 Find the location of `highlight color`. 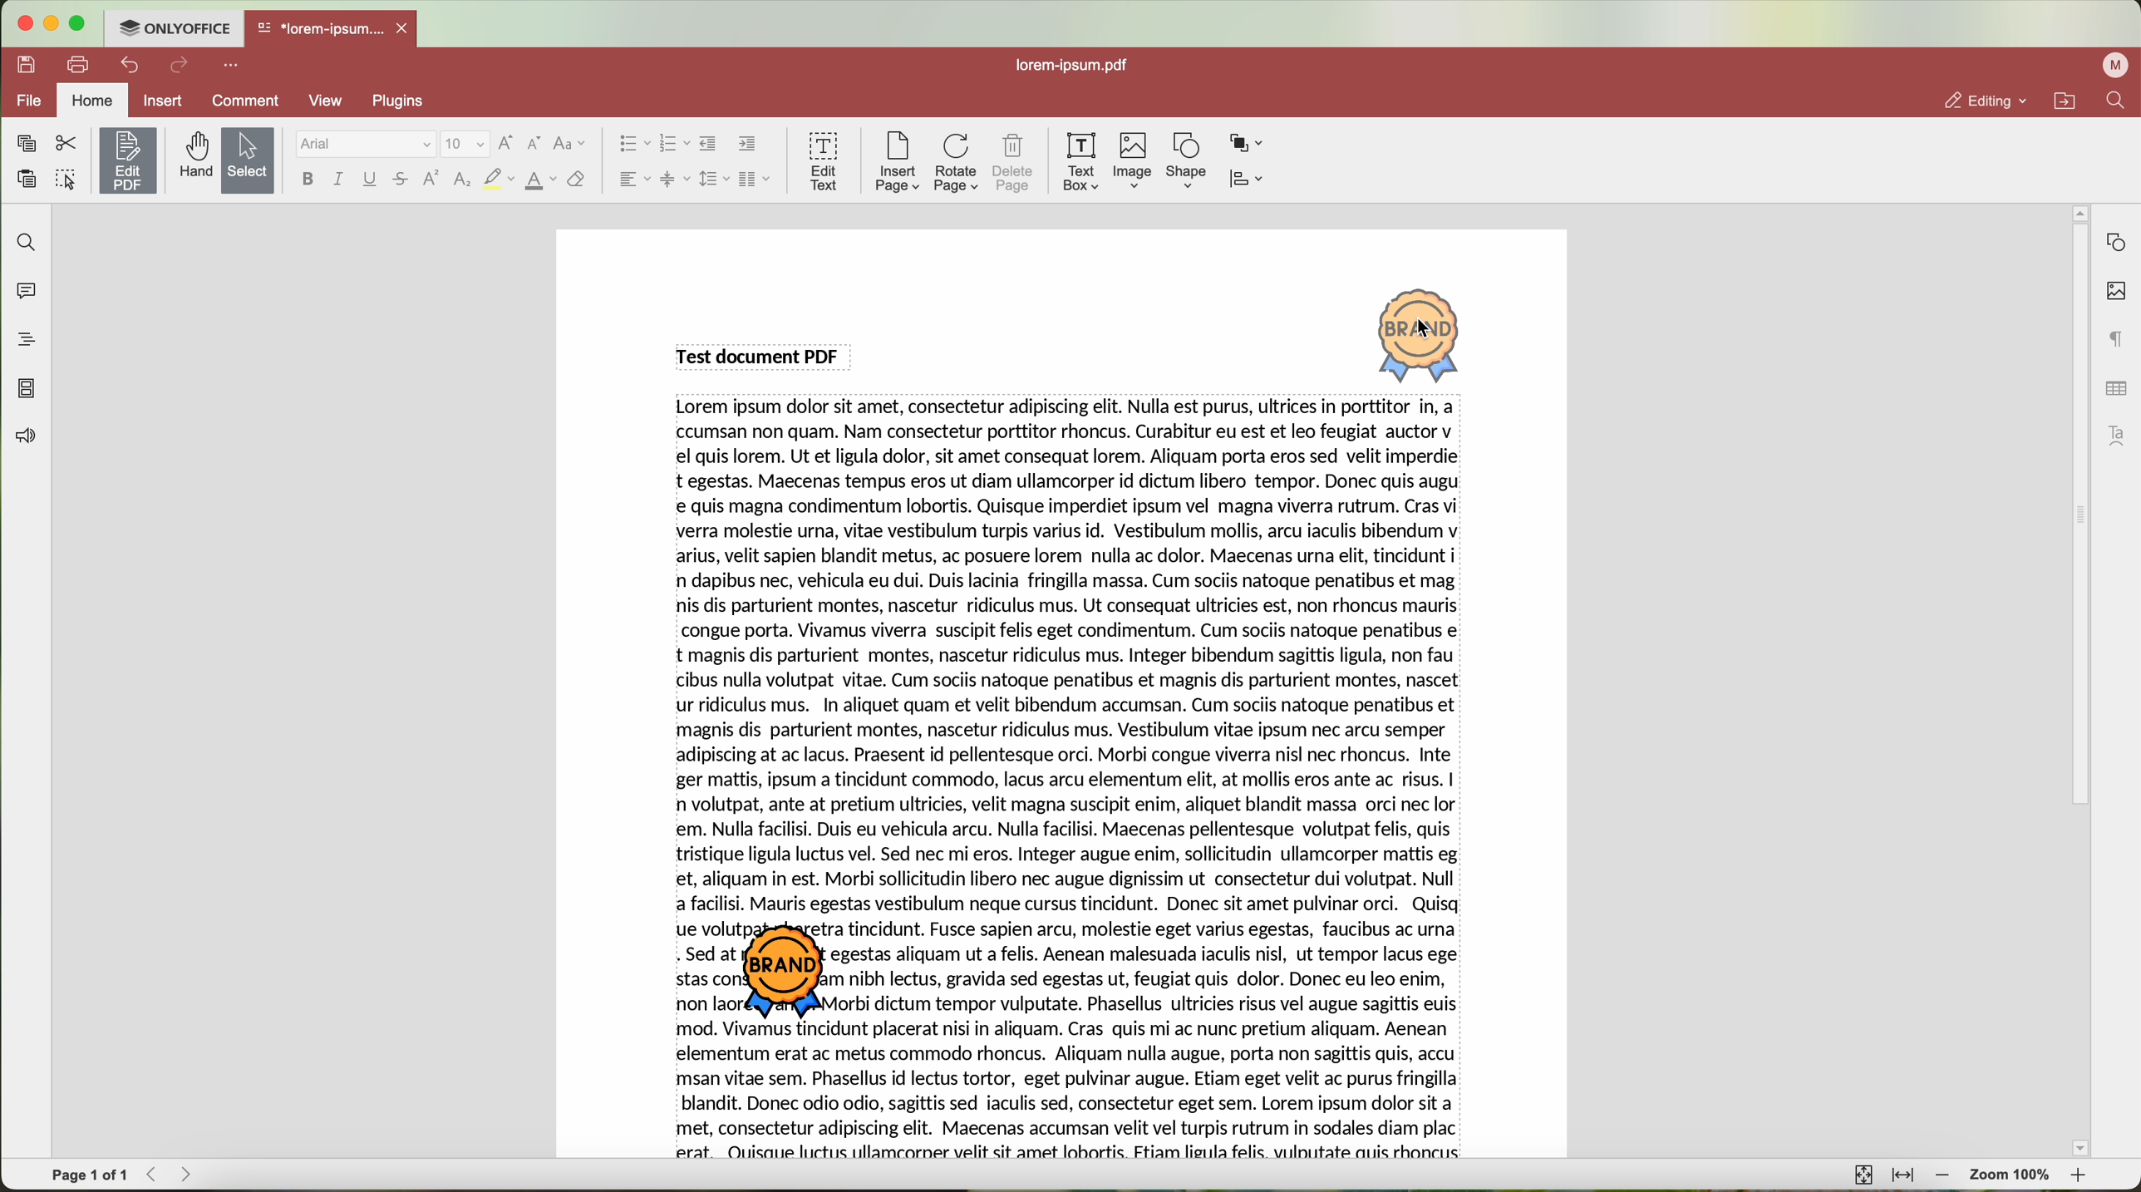

highlight color is located at coordinates (498, 180).